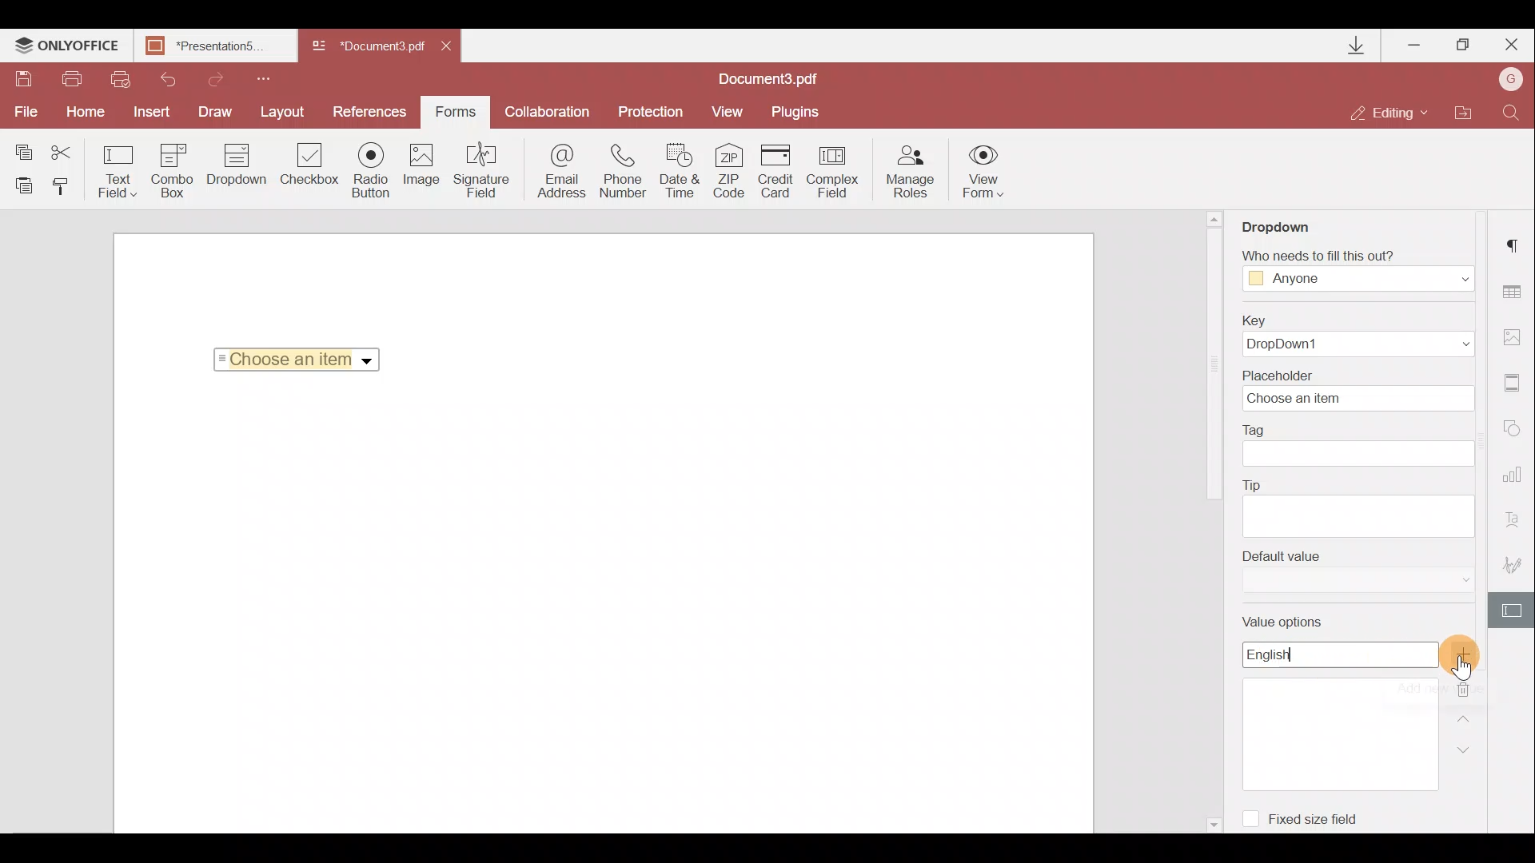 This screenshot has width=1535, height=863. Describe the element at coordinates (1464, 45) in the screenshot. I see `Maximize` at that location.